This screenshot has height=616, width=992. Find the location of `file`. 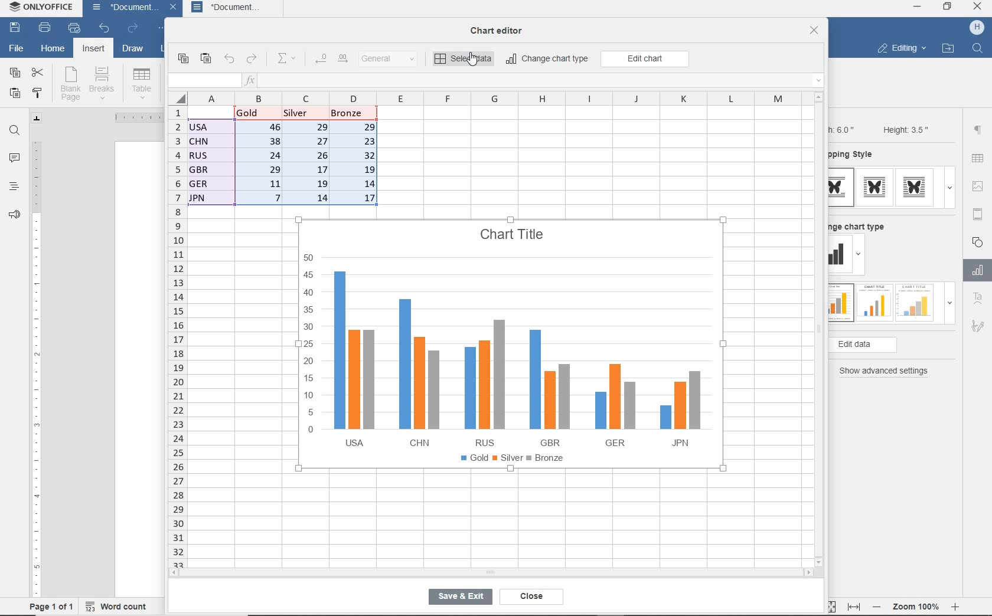

file is located at coordinates (15, 47).